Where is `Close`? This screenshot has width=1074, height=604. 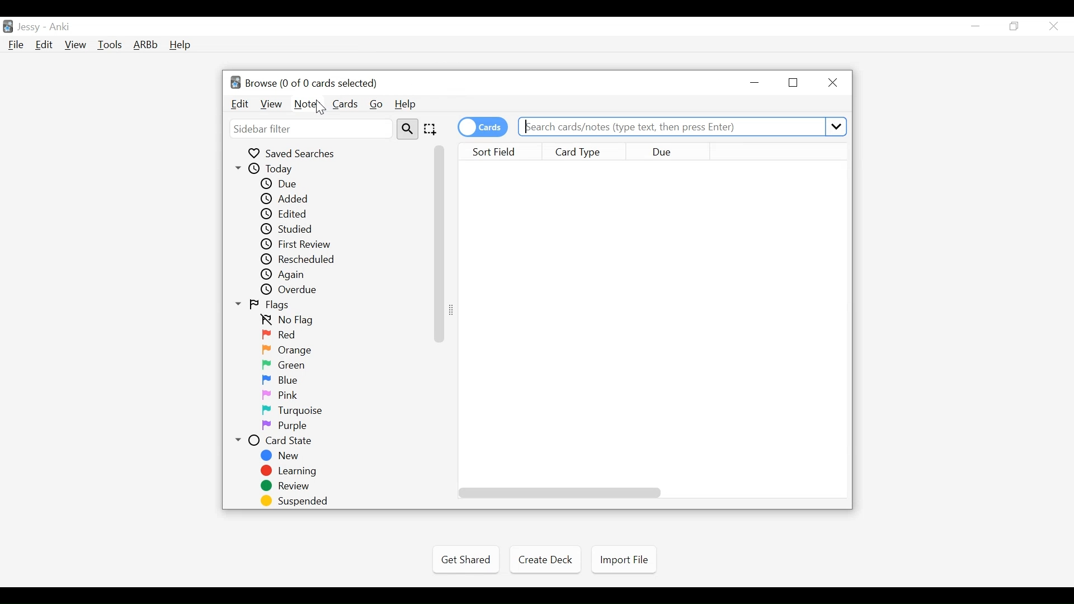 Close is located at coordinates (831, 83).